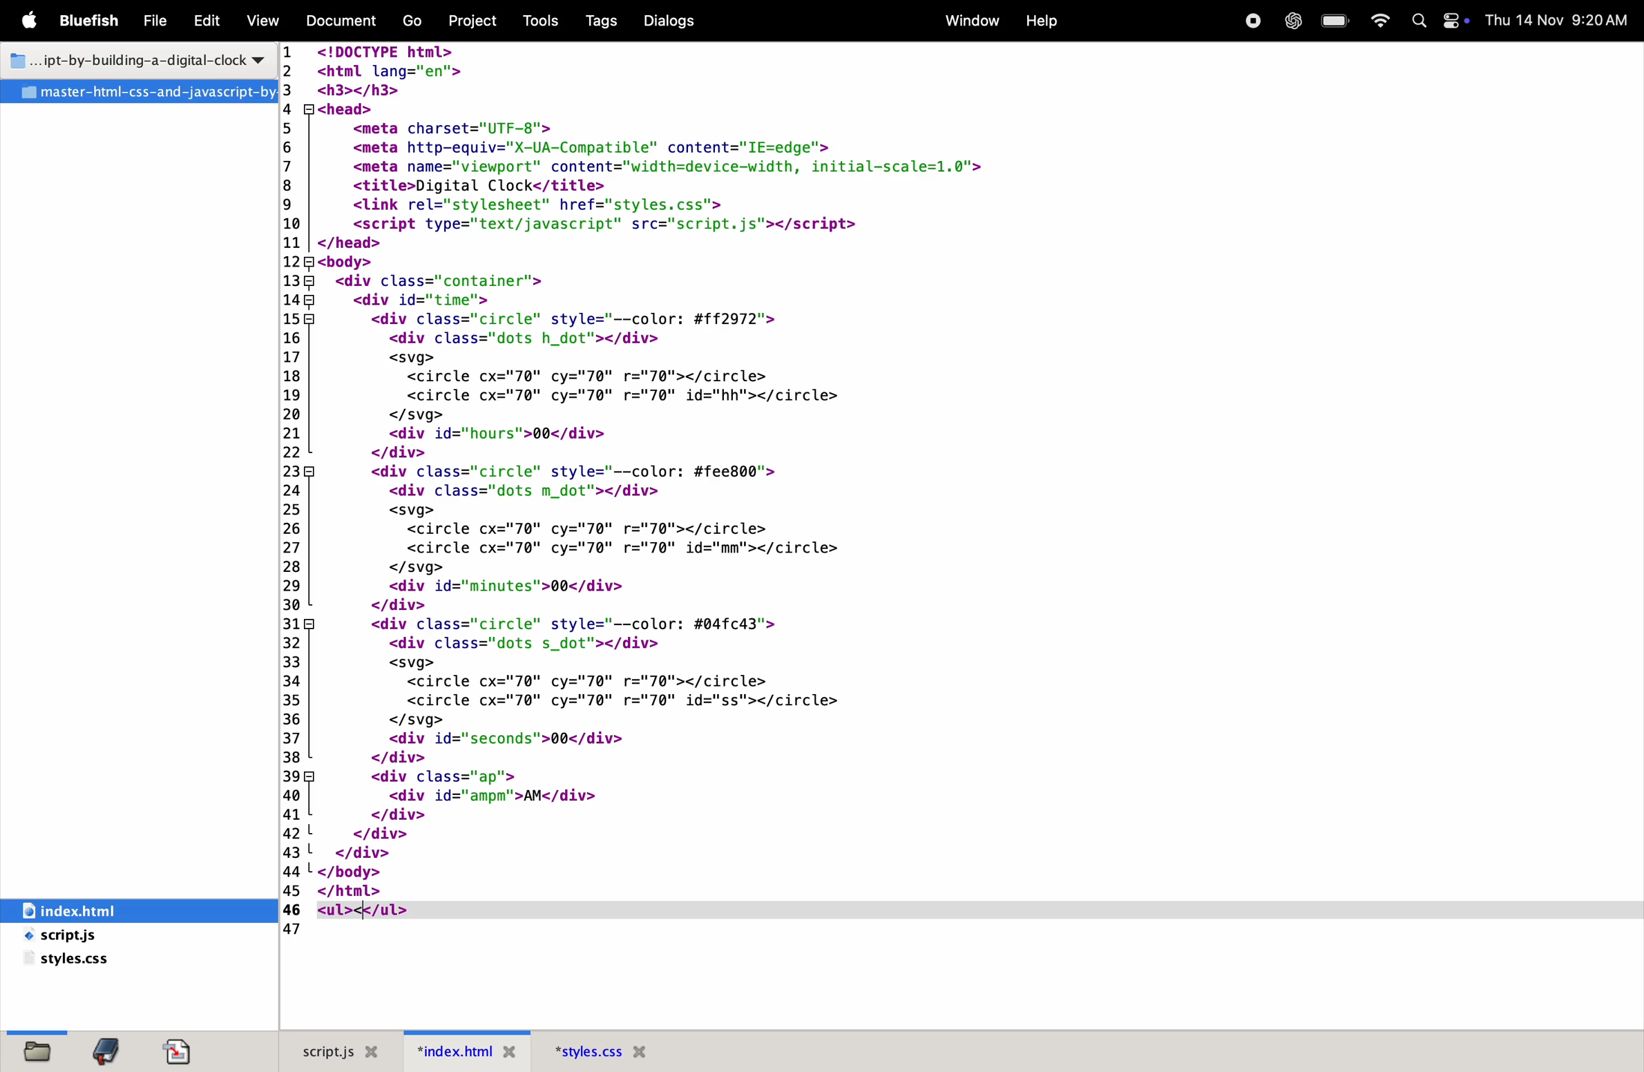 Image resolution: width=1644 pixels, height=1072 pixels. I want to click on Style.css, so click(627, 1051).